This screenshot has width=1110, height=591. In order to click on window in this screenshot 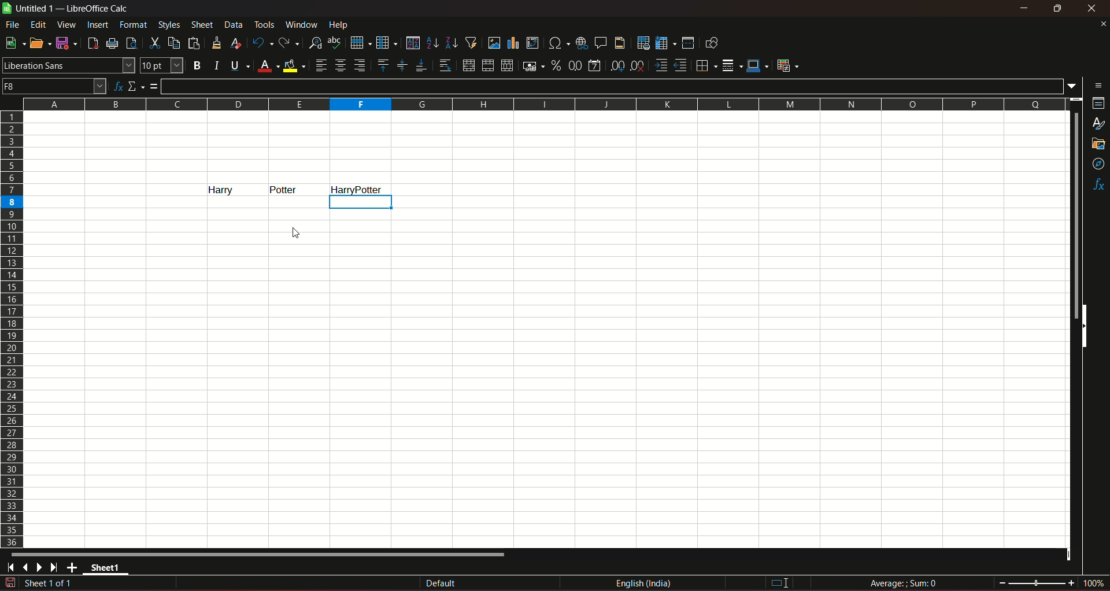, I will do `click(303, 25)`.